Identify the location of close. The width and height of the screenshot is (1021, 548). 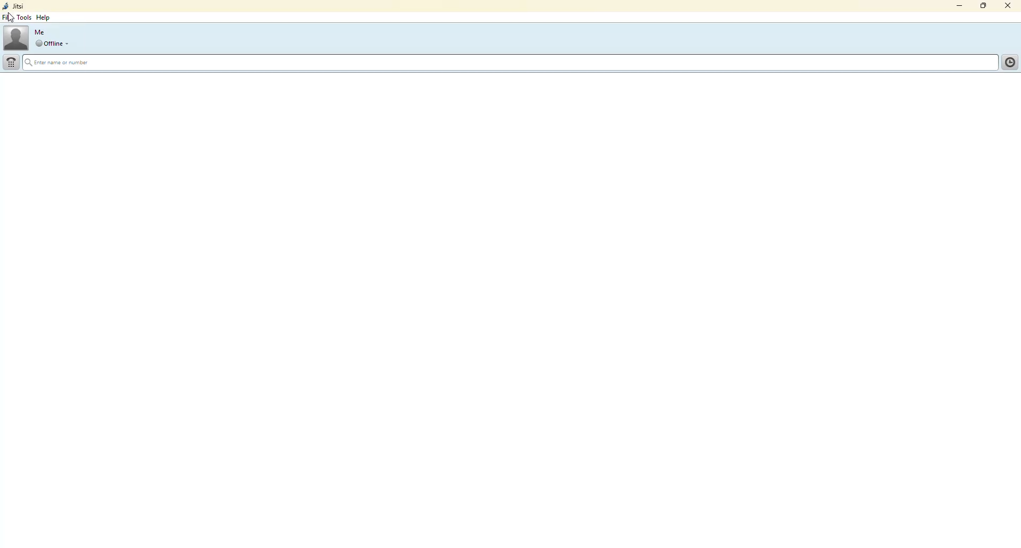
(1009, 4).